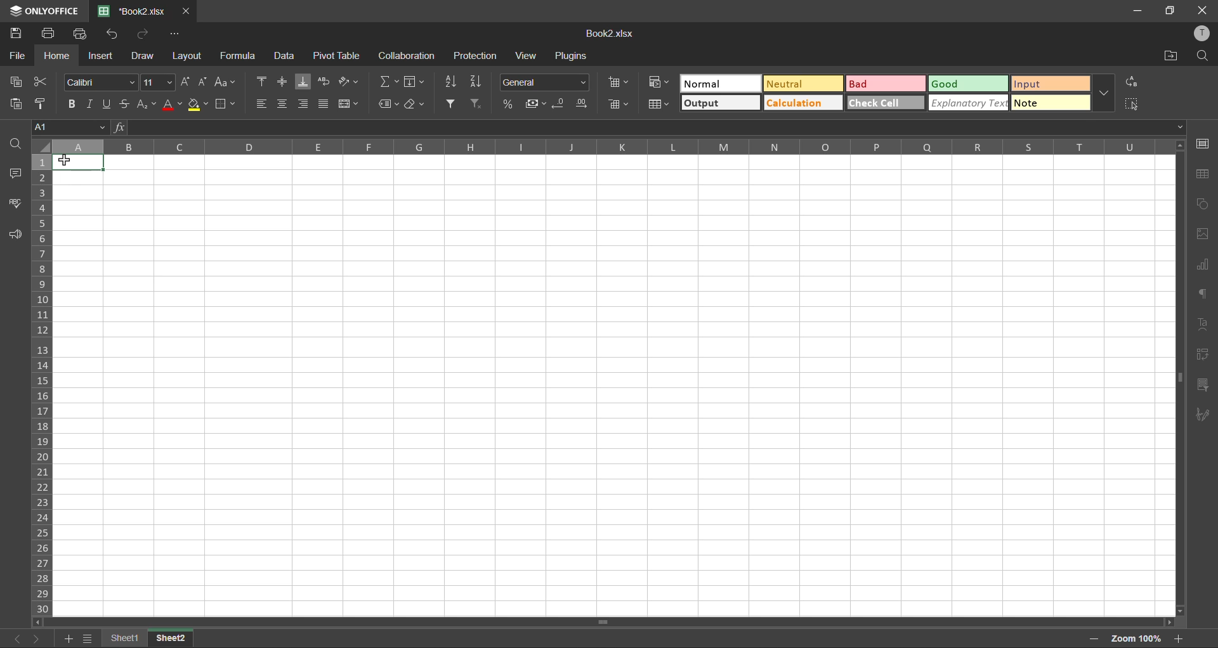  What do you see at coordinates (189, 55) in the screenshot?
I see `layout` at bounding box center [189, 55].